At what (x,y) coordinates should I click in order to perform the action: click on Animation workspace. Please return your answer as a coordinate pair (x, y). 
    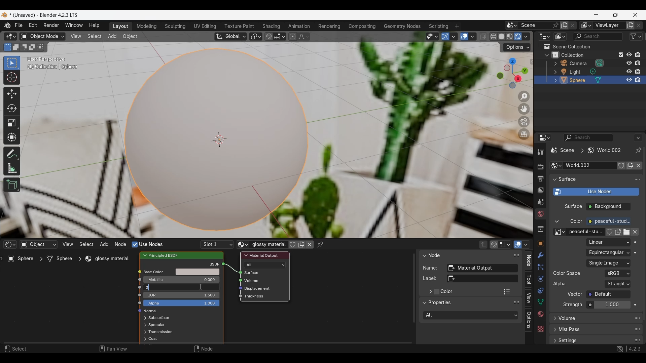
    Looking at the image, I should click on (300, 26).